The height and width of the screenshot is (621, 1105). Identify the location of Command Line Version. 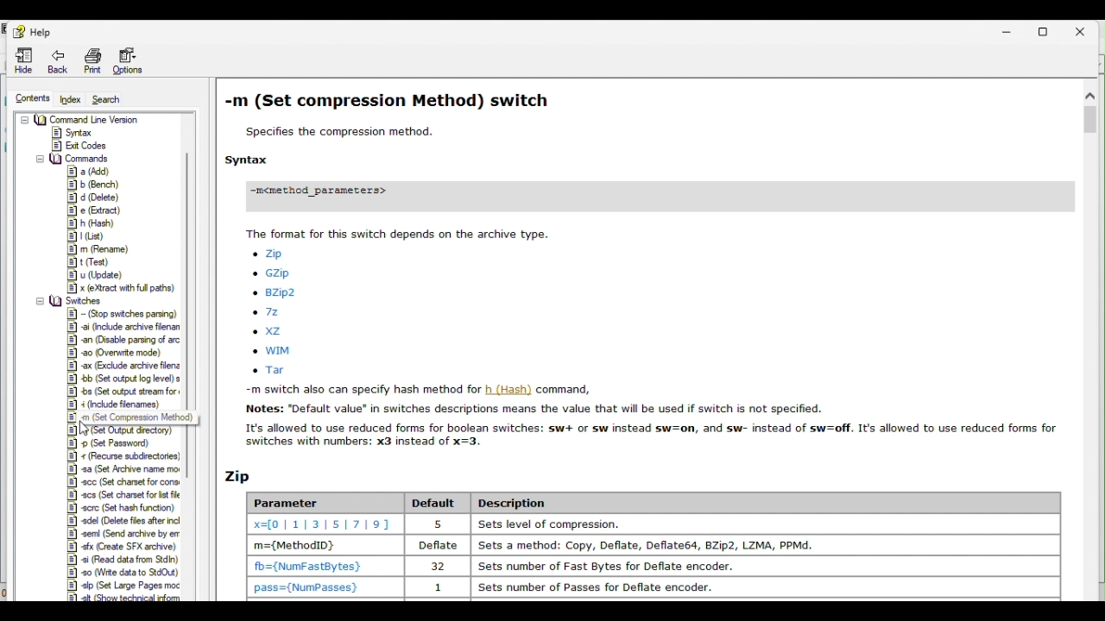
(84, 119).